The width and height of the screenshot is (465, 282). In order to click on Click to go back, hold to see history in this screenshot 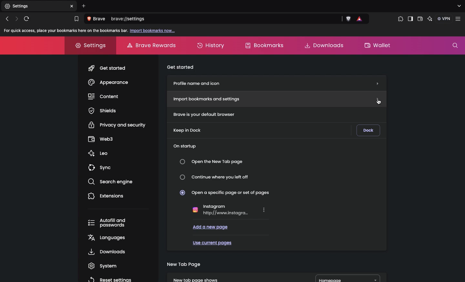, I will do `click(7, 19)`.